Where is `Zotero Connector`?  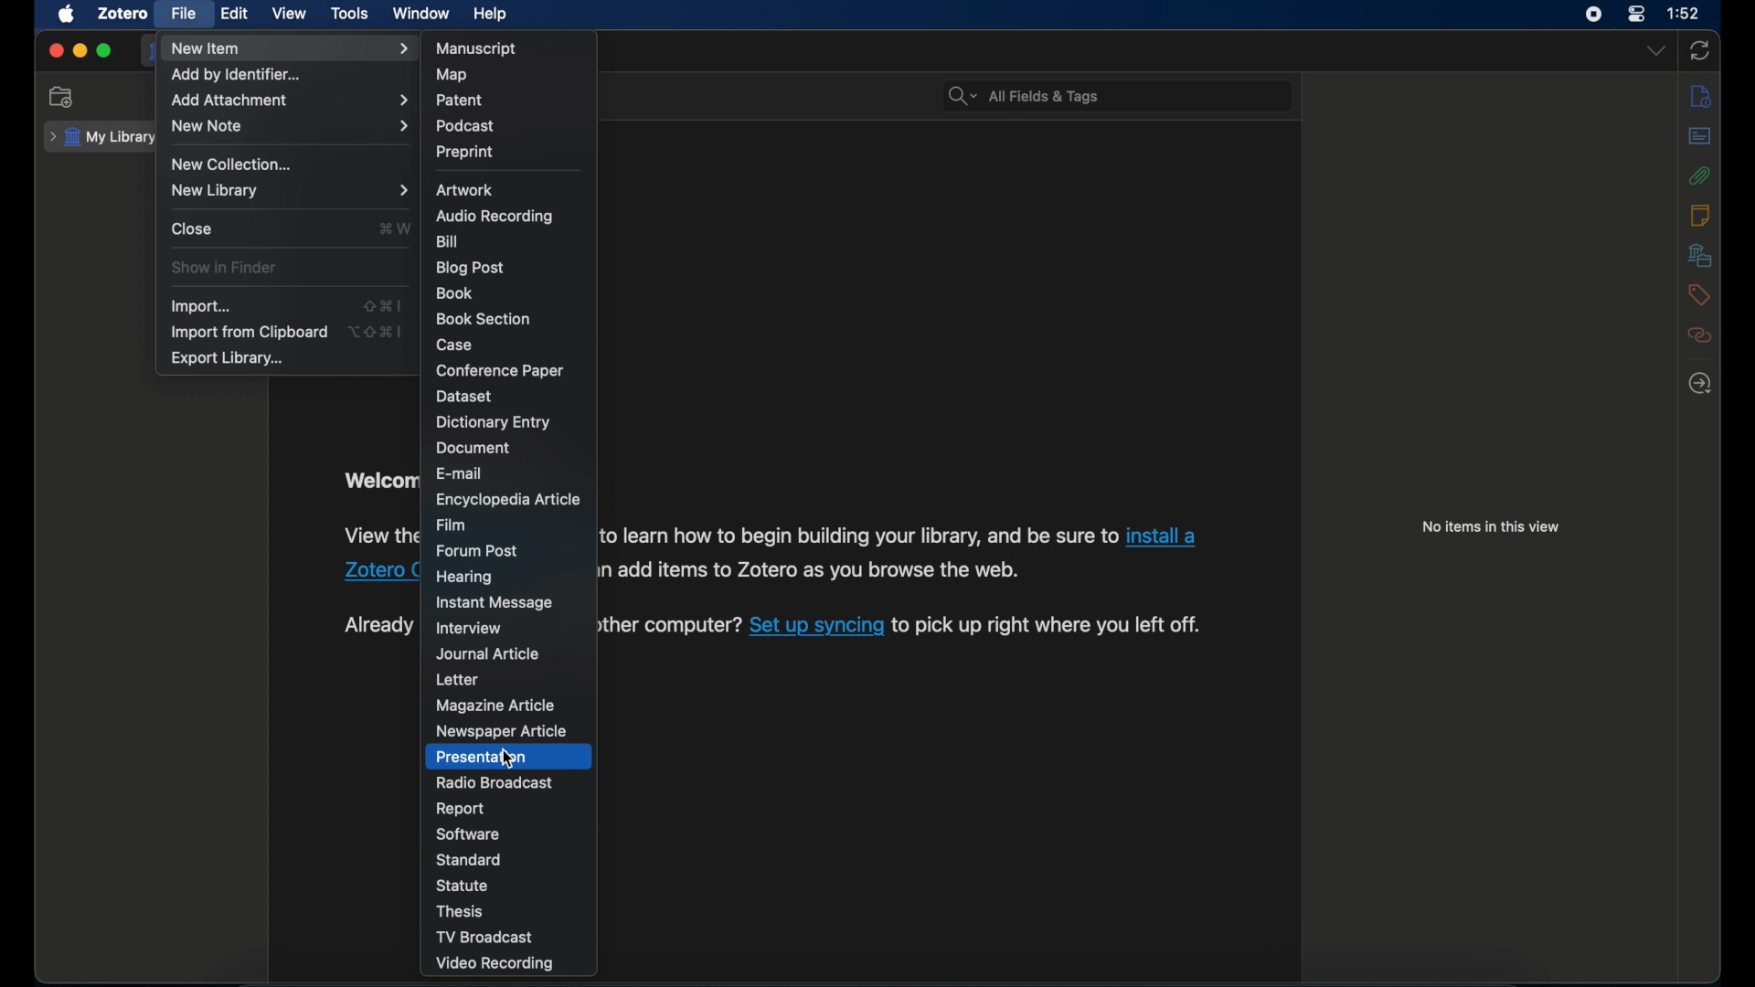
Zotero Connector is located at coordinates (381, 569).